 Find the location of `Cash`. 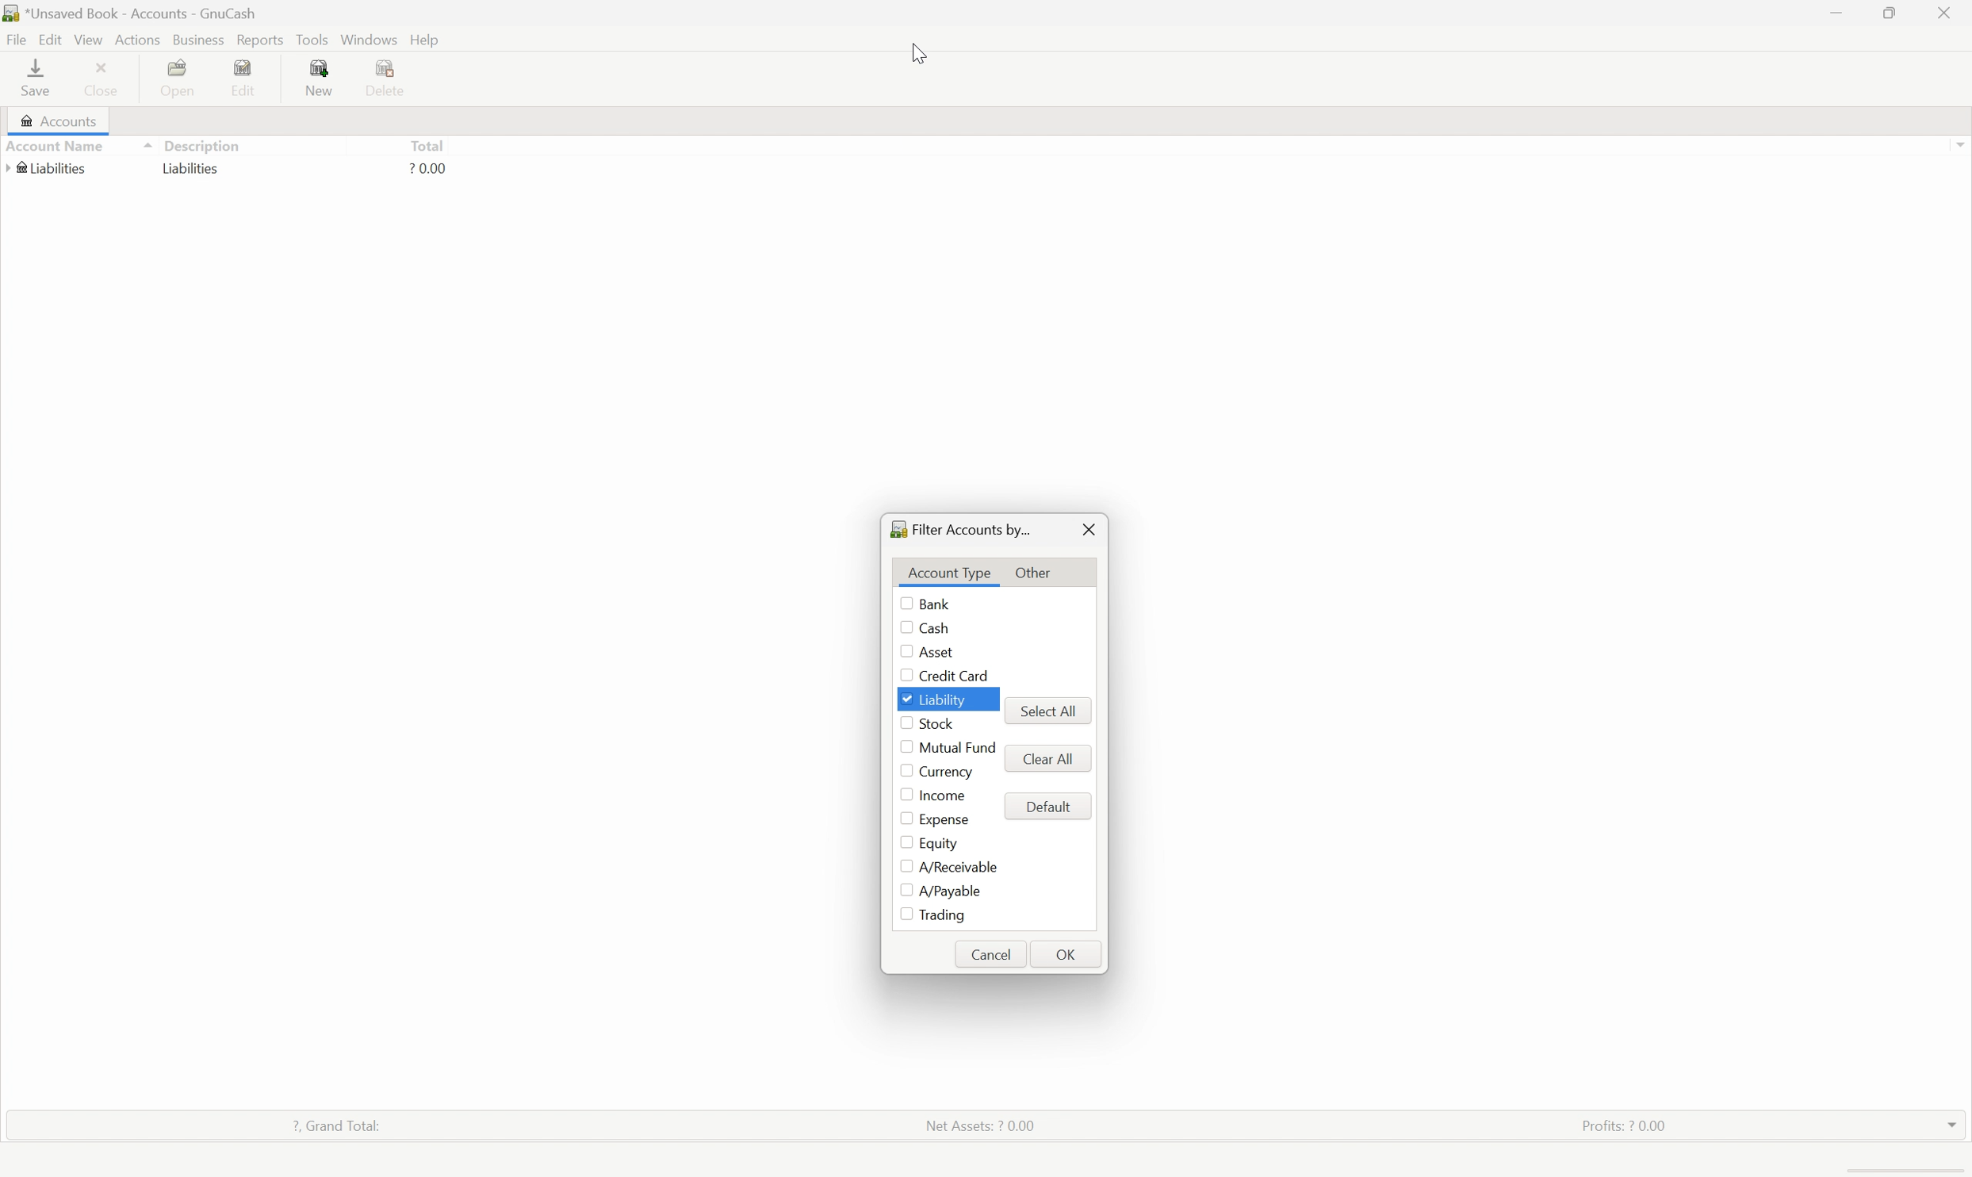

Cash is located at coordinates (938, 627).